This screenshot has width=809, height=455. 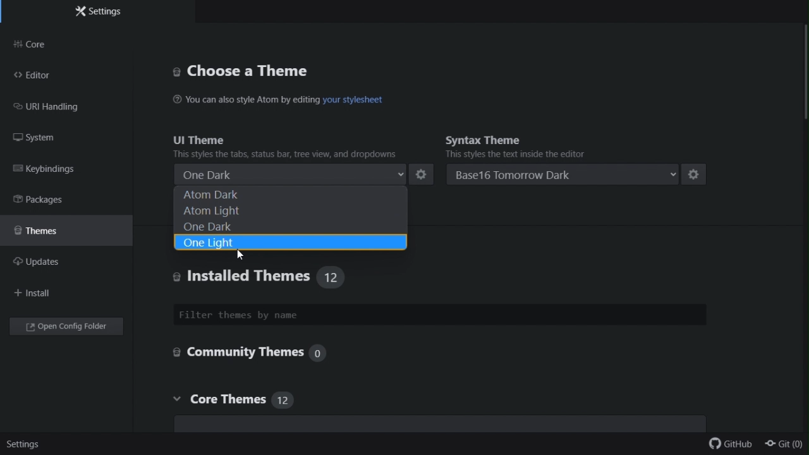 What do you see at coordinates (99, 13) in the screenshot?
I see `Settings` at bounding box center [99, 13].